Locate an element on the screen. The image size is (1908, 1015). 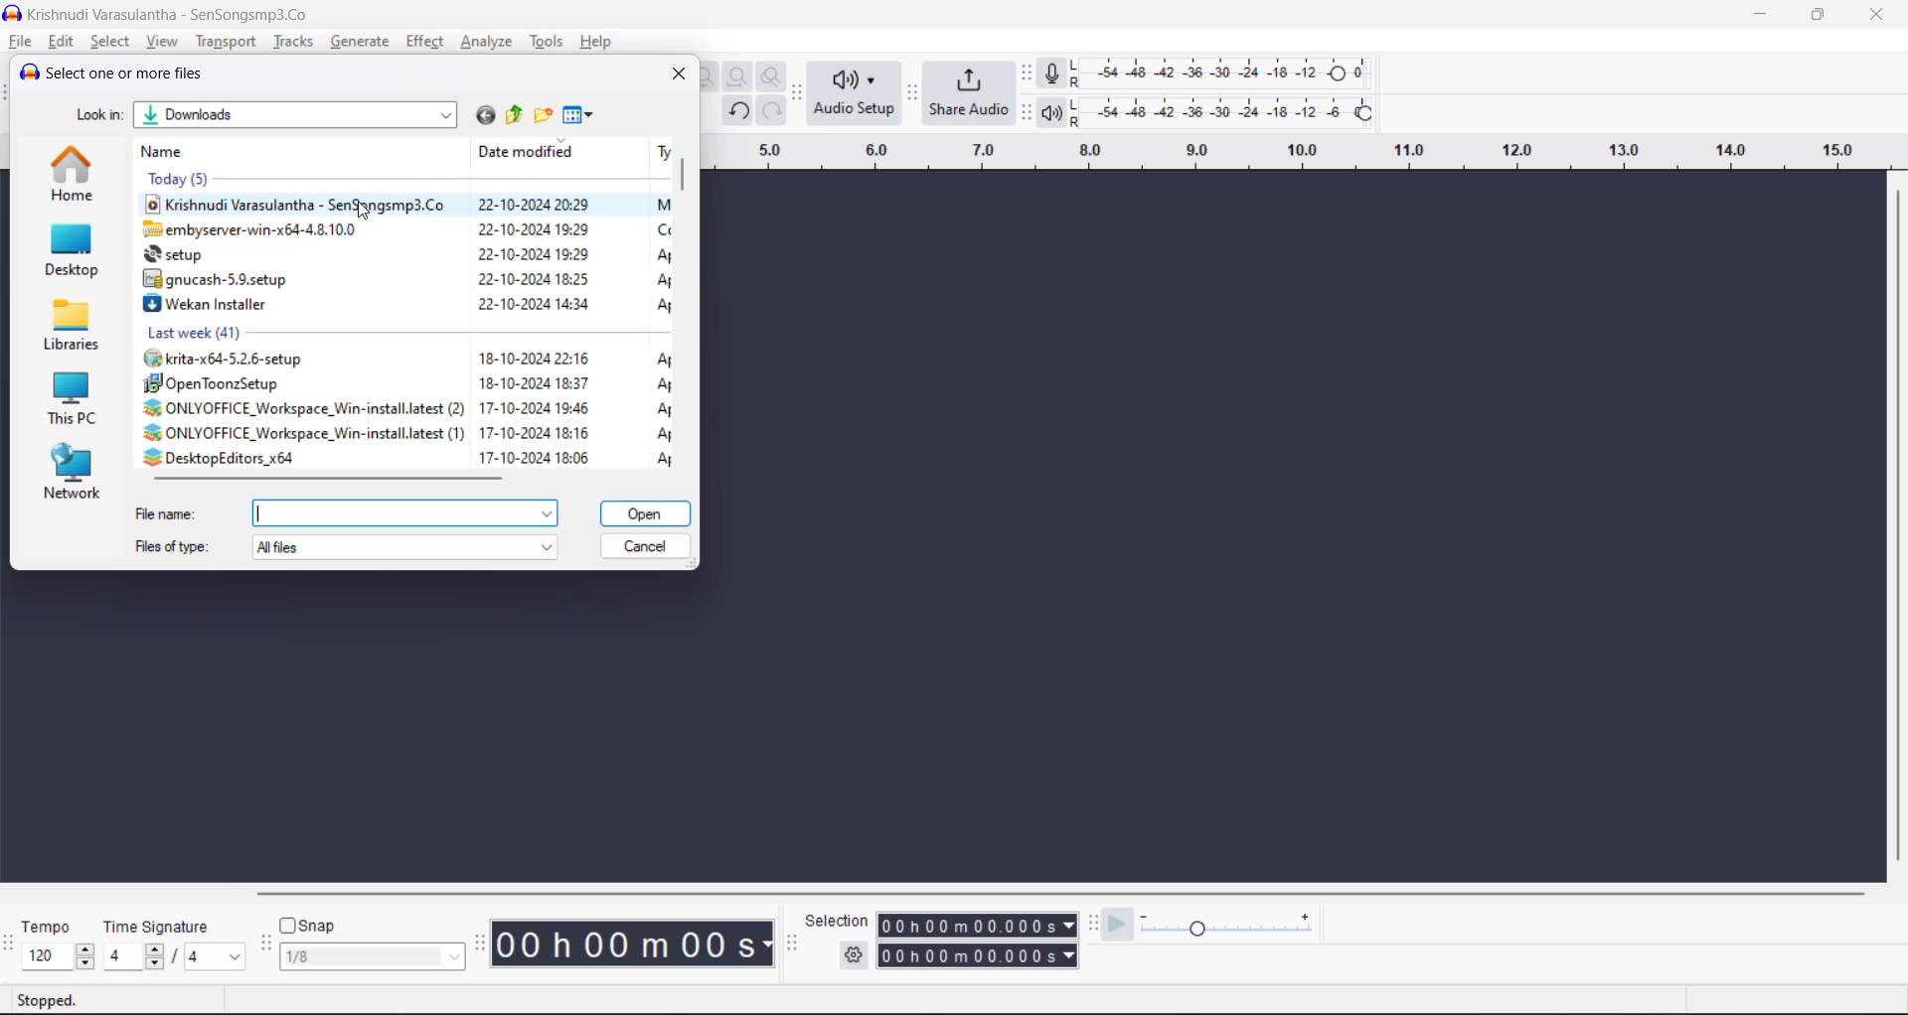
audio setup is located at coordinates (855, 94).